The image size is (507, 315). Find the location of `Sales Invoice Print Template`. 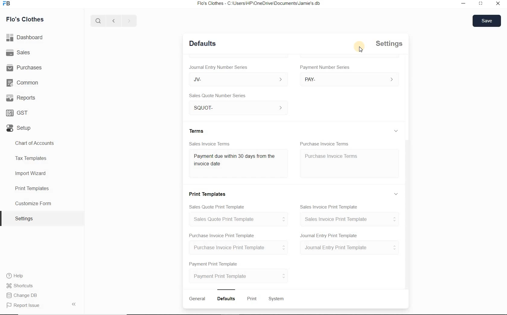

Sales Invoice Print Template is located at coordinates (349, 219).